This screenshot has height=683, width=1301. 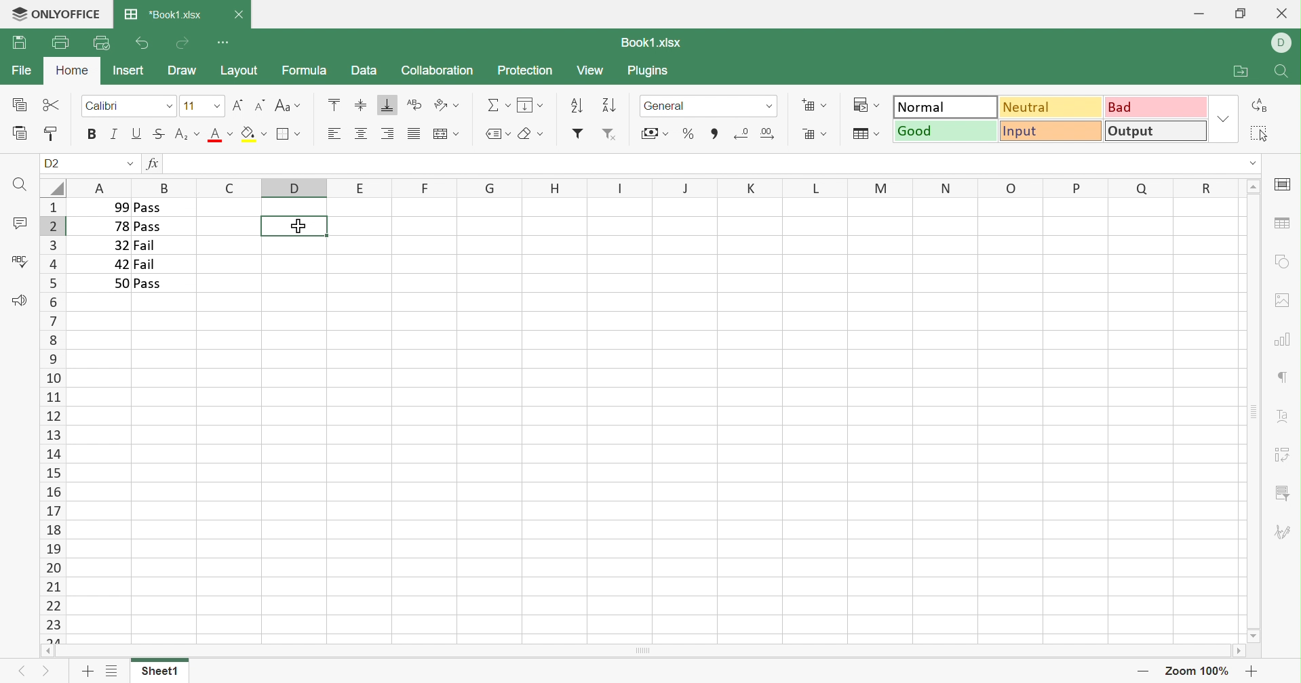 I want to click on Accounting style, so click(x=654, y=135).